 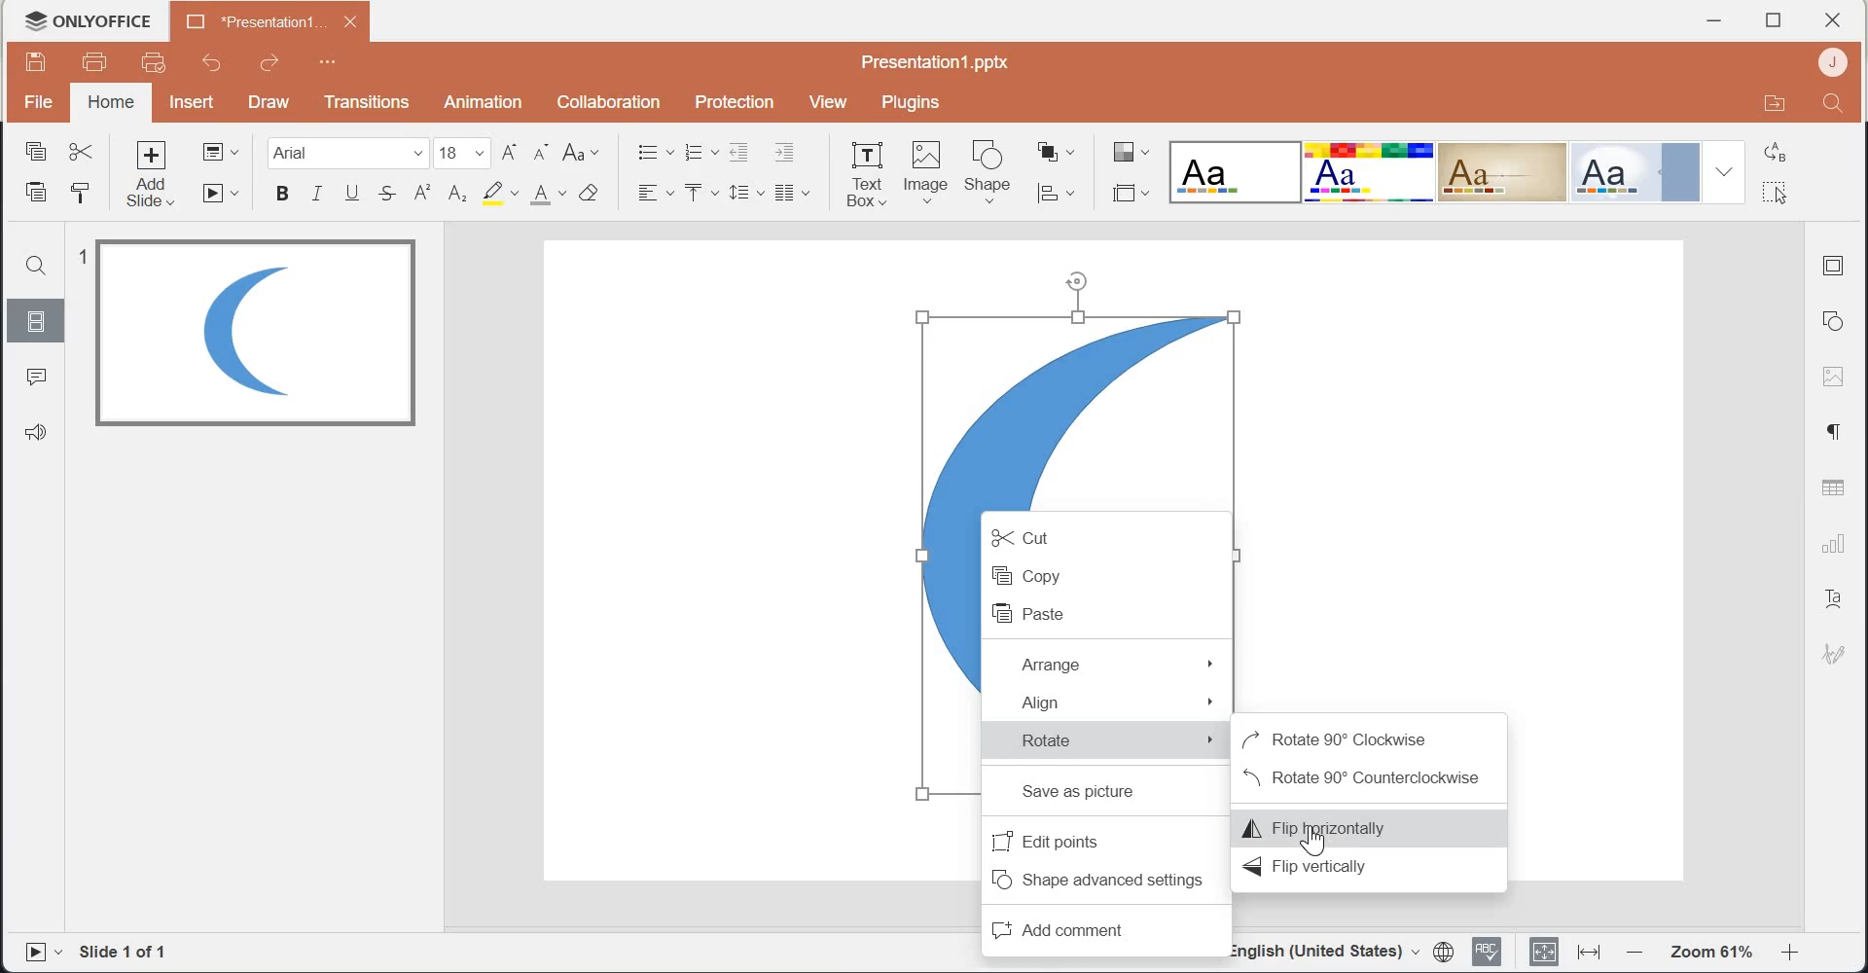 I want to click on Arrange shape, so click(x=1060, y=153).